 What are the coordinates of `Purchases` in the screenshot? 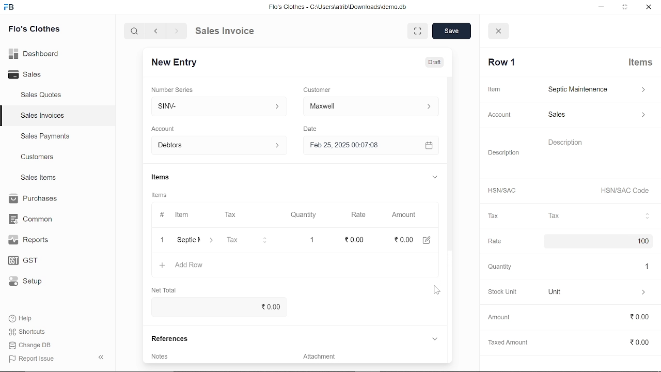 It's located at (35, 199).